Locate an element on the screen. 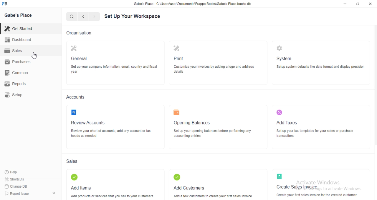 This screenshot has width=377, height=200. Create Sales Invoice is located at coordinates (297, 180).